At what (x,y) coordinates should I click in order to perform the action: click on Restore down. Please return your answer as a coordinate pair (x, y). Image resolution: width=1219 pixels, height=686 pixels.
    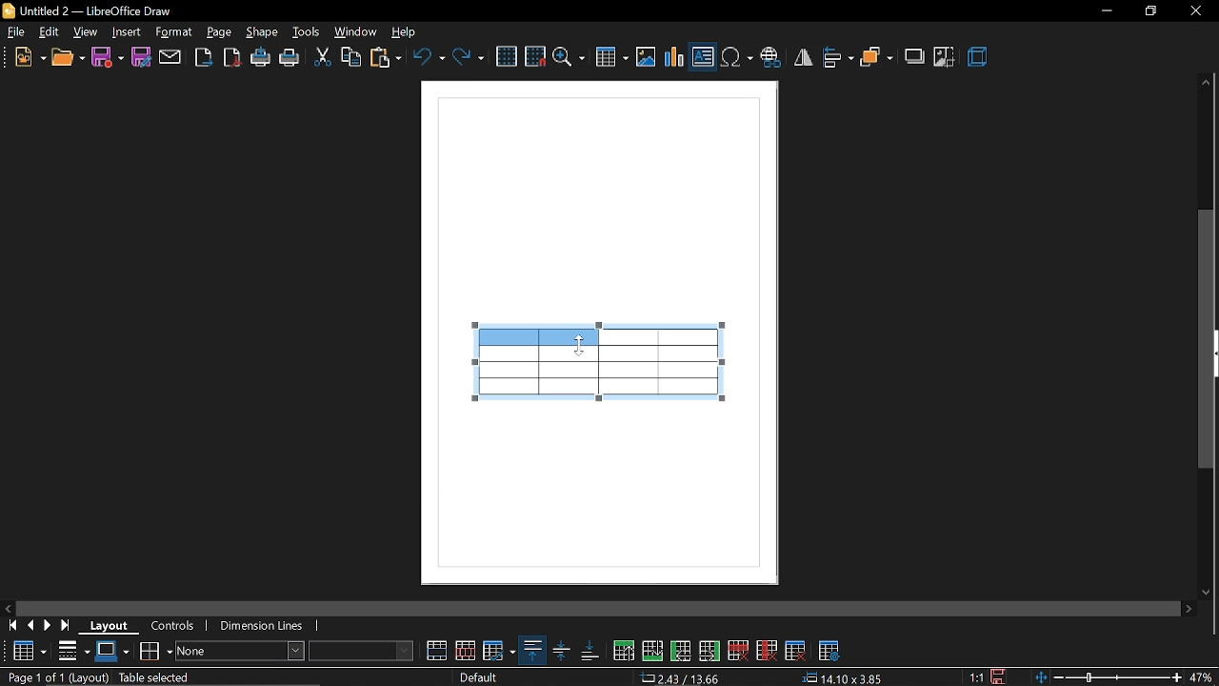
    Looking at the image, I should click on (1148, 12).